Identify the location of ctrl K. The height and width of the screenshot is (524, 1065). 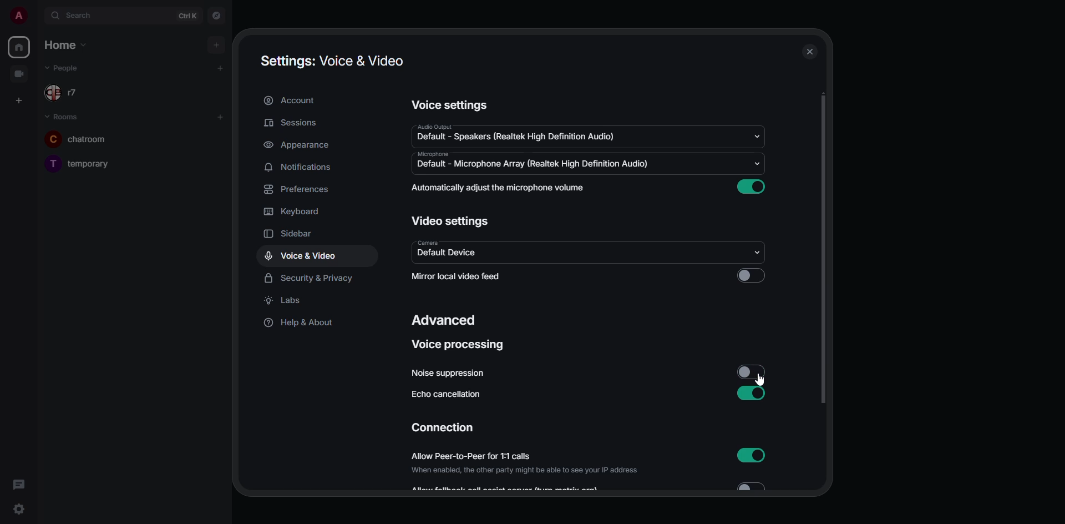
(188, 16).